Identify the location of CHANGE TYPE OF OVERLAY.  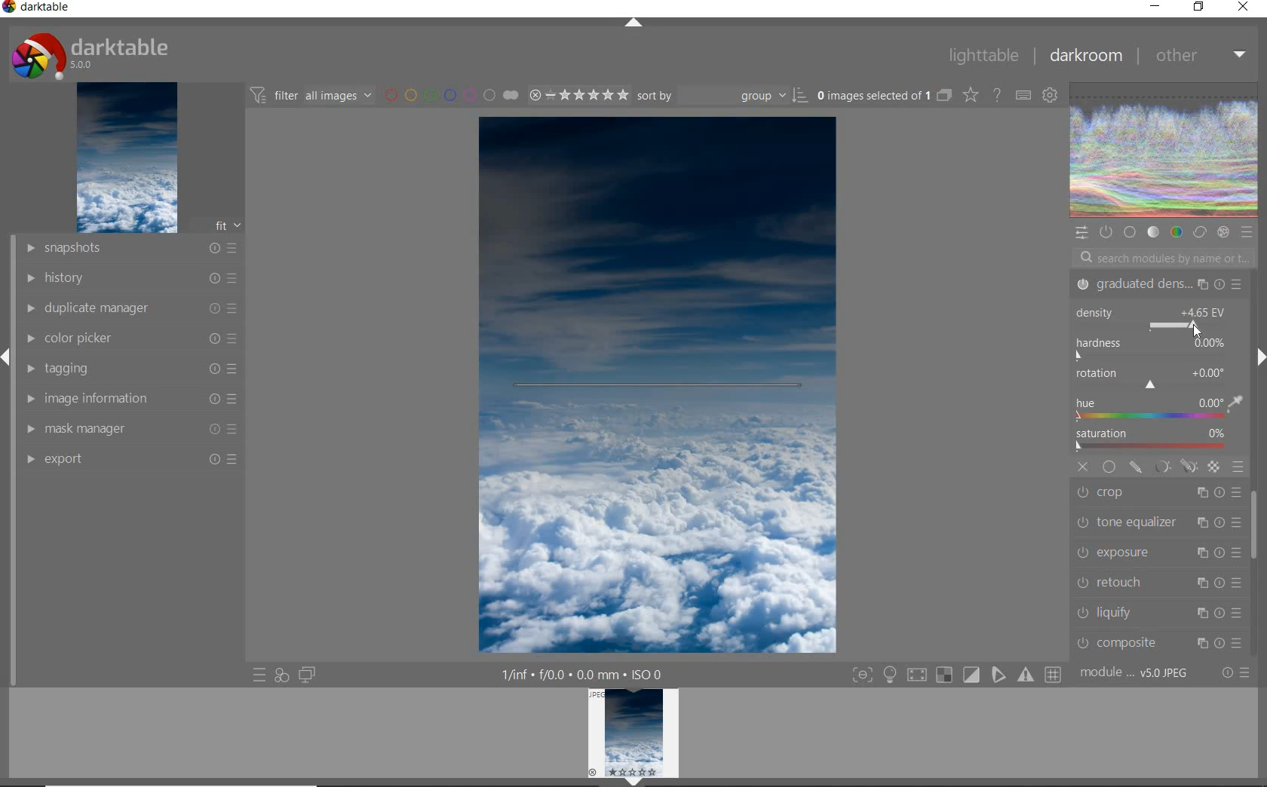
(970, 96).